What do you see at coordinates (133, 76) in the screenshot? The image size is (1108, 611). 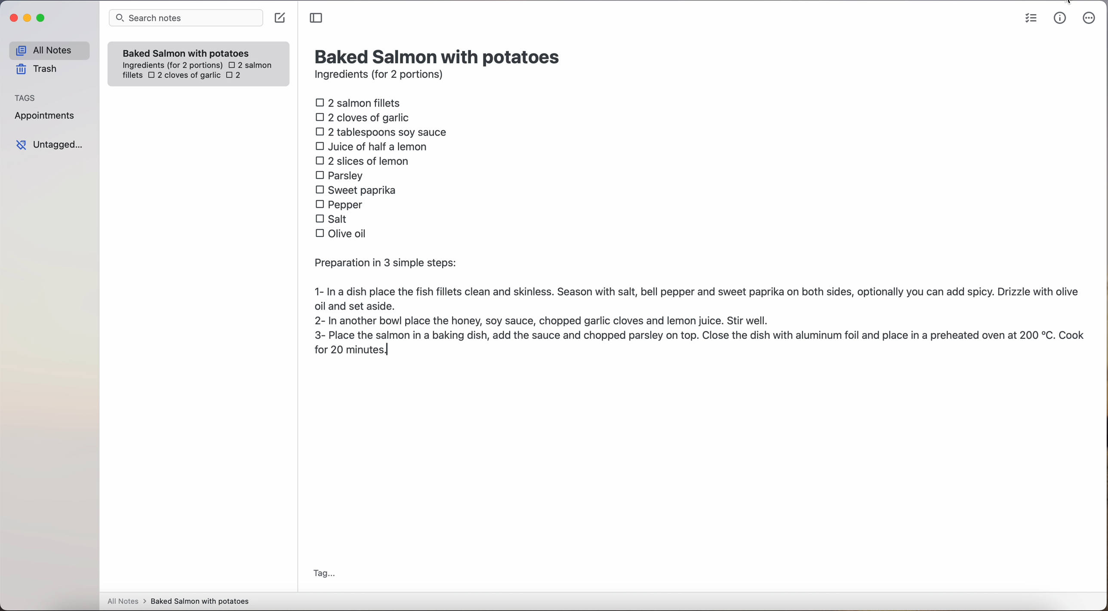 I see `fillets` at bounding box center [133, 76].